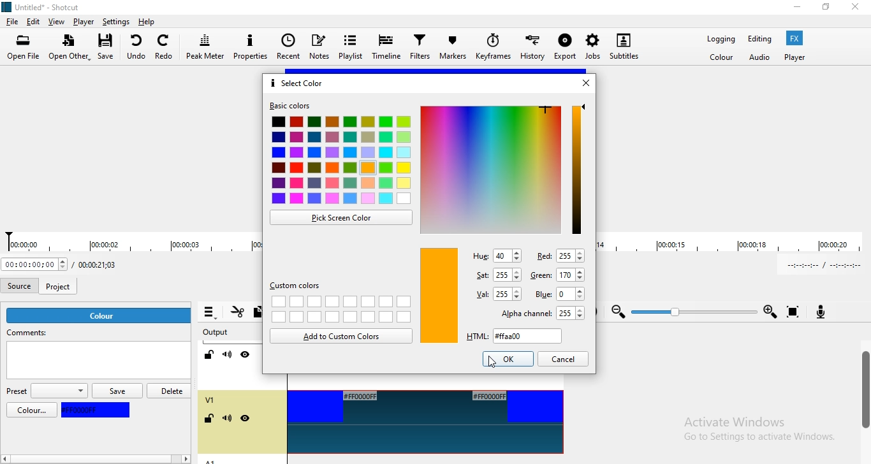 This screenshot has width=871, height=464. I want to click on Peak meter, so click(206, 46).